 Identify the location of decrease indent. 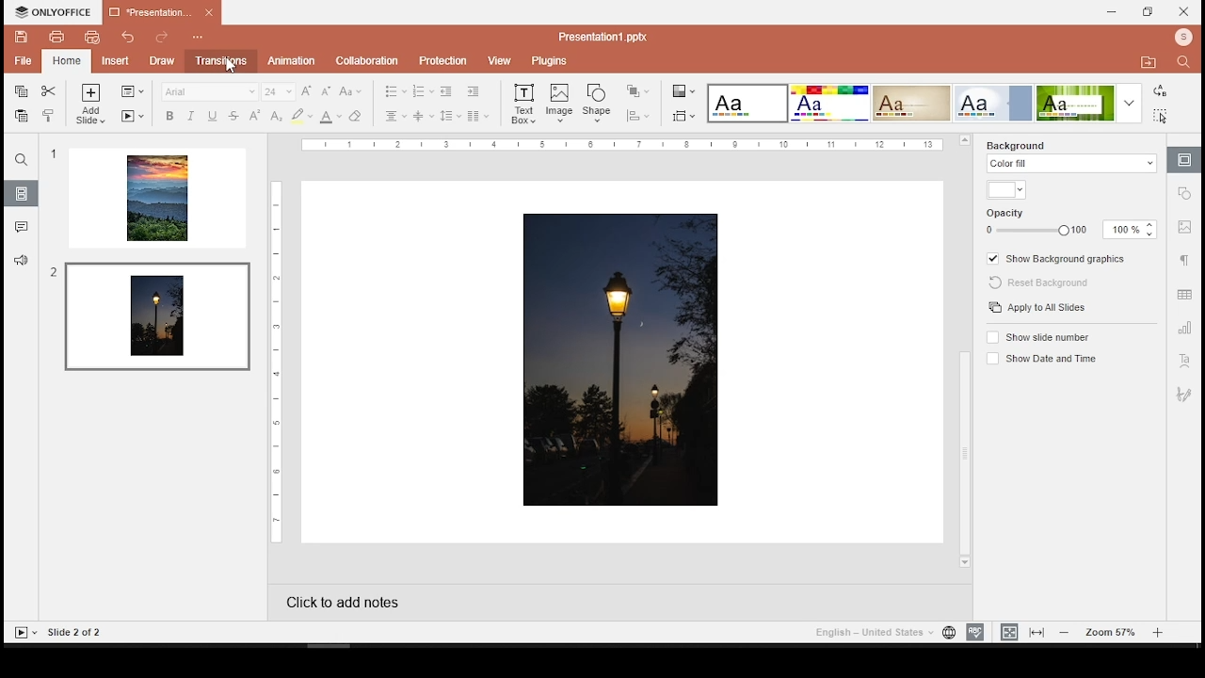
(445, 93).